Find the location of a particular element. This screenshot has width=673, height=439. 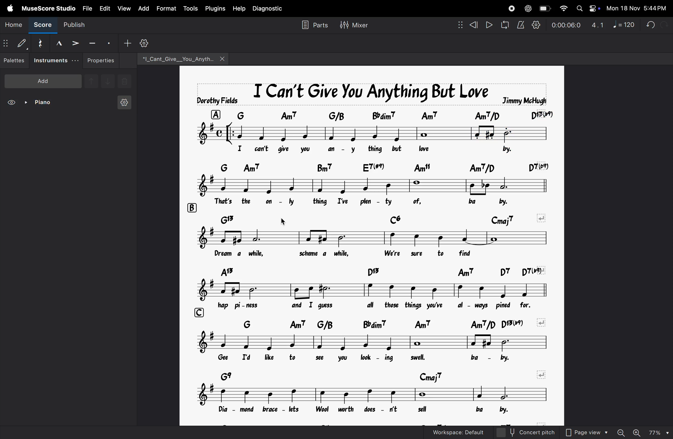

workspace default is located at coordinates (454, 432).